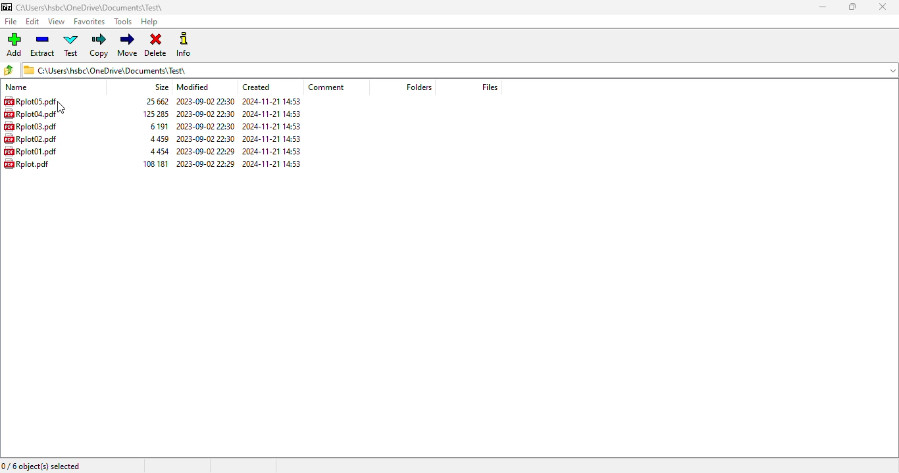 This screenshot has height=473, width=899. Describe the element at coordinates (57, 21) in the screenshot. I see `view` at that location.